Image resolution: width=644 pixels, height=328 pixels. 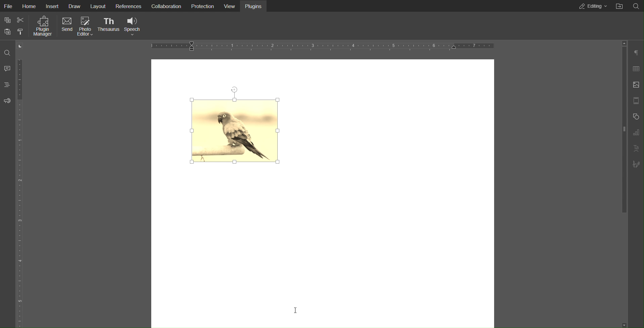 I want to click on Paragraph Settings, so click(x=637, y=53).